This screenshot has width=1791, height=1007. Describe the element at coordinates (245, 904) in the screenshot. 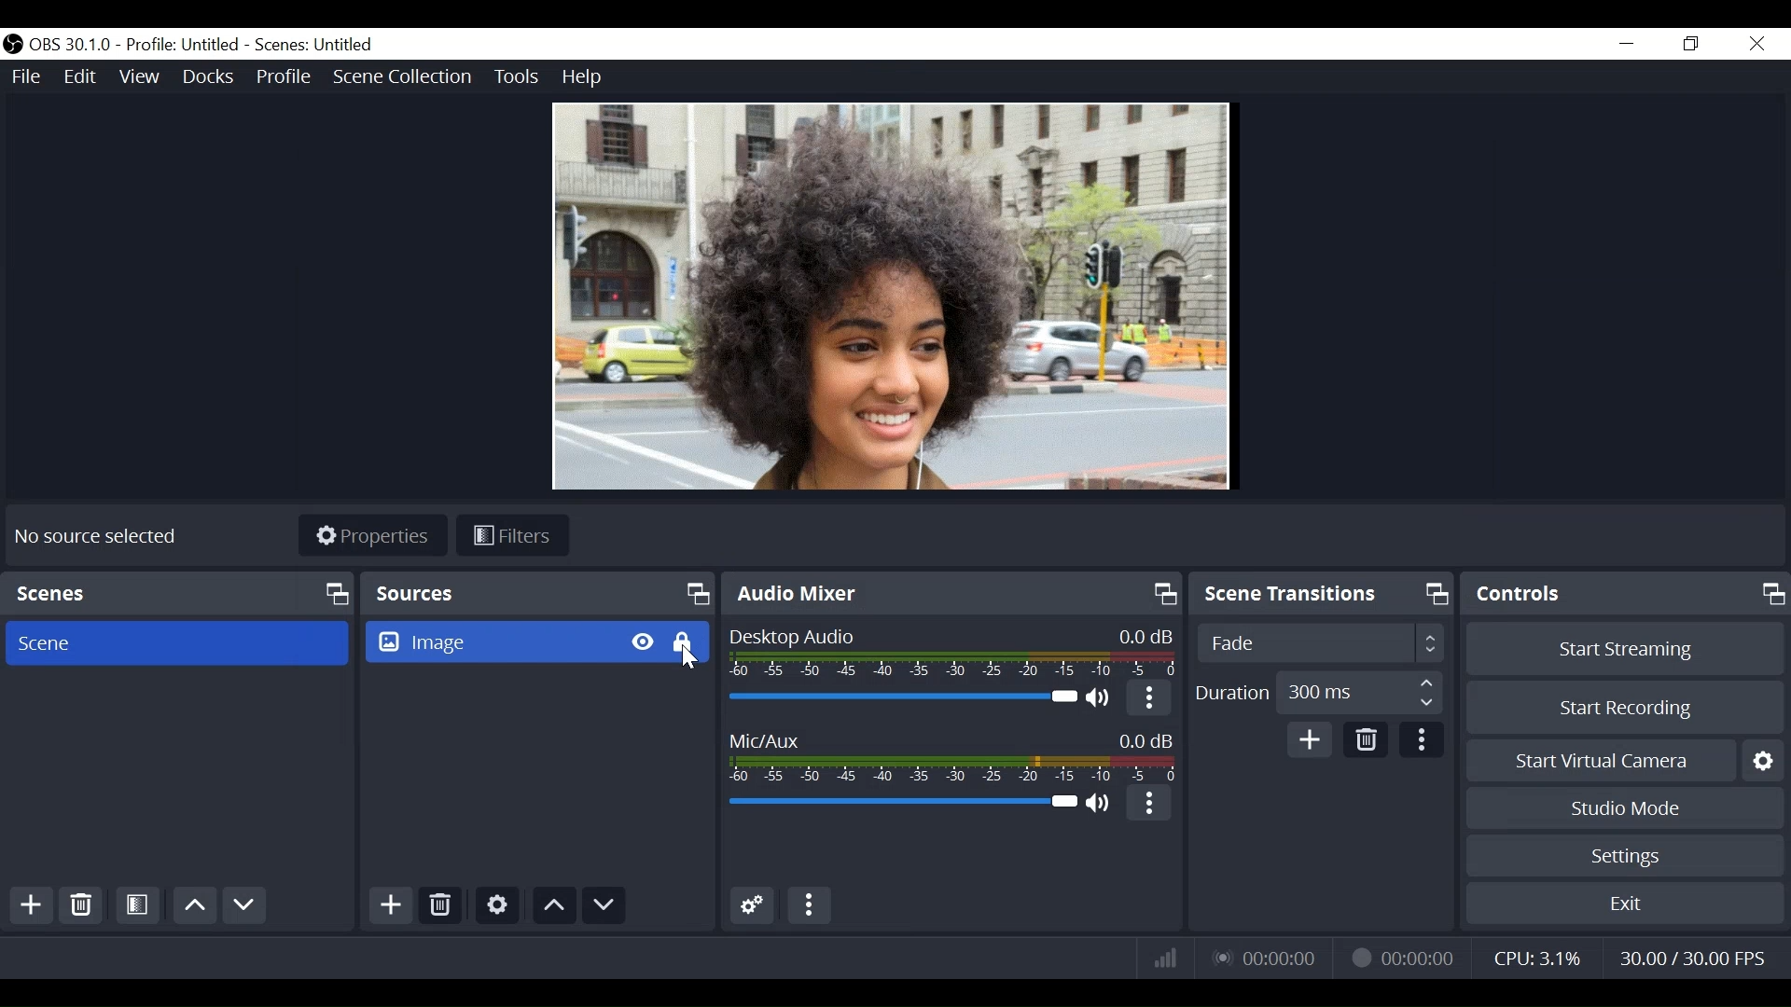

I see `Move Down` at that location.